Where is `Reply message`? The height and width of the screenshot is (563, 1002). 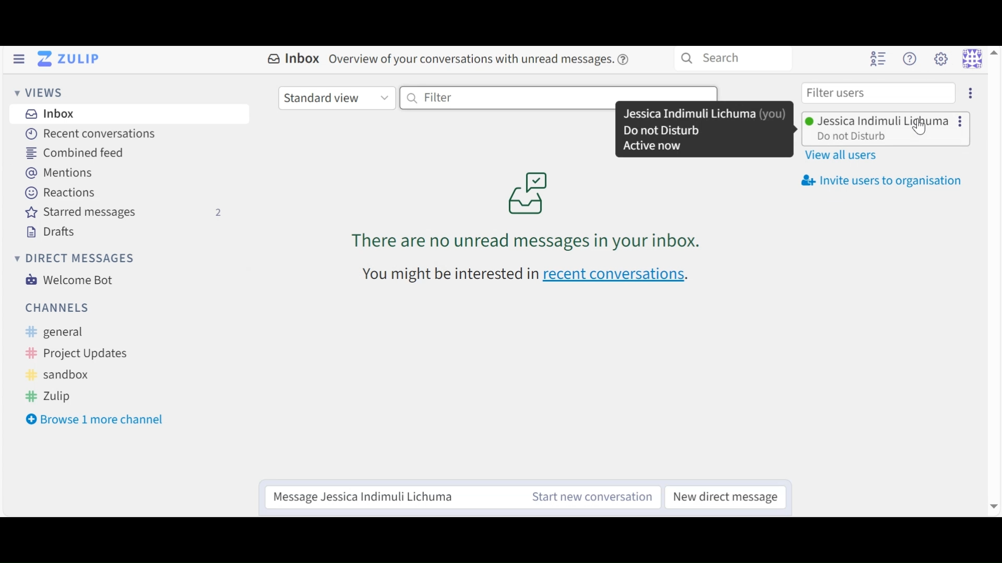 Reply message is located at coordinates (391, 498).